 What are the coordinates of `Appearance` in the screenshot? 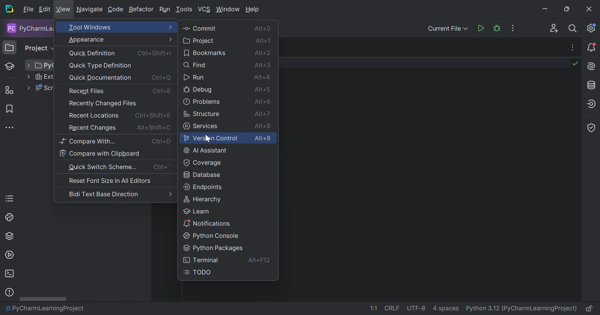 It's located at (121, 39).